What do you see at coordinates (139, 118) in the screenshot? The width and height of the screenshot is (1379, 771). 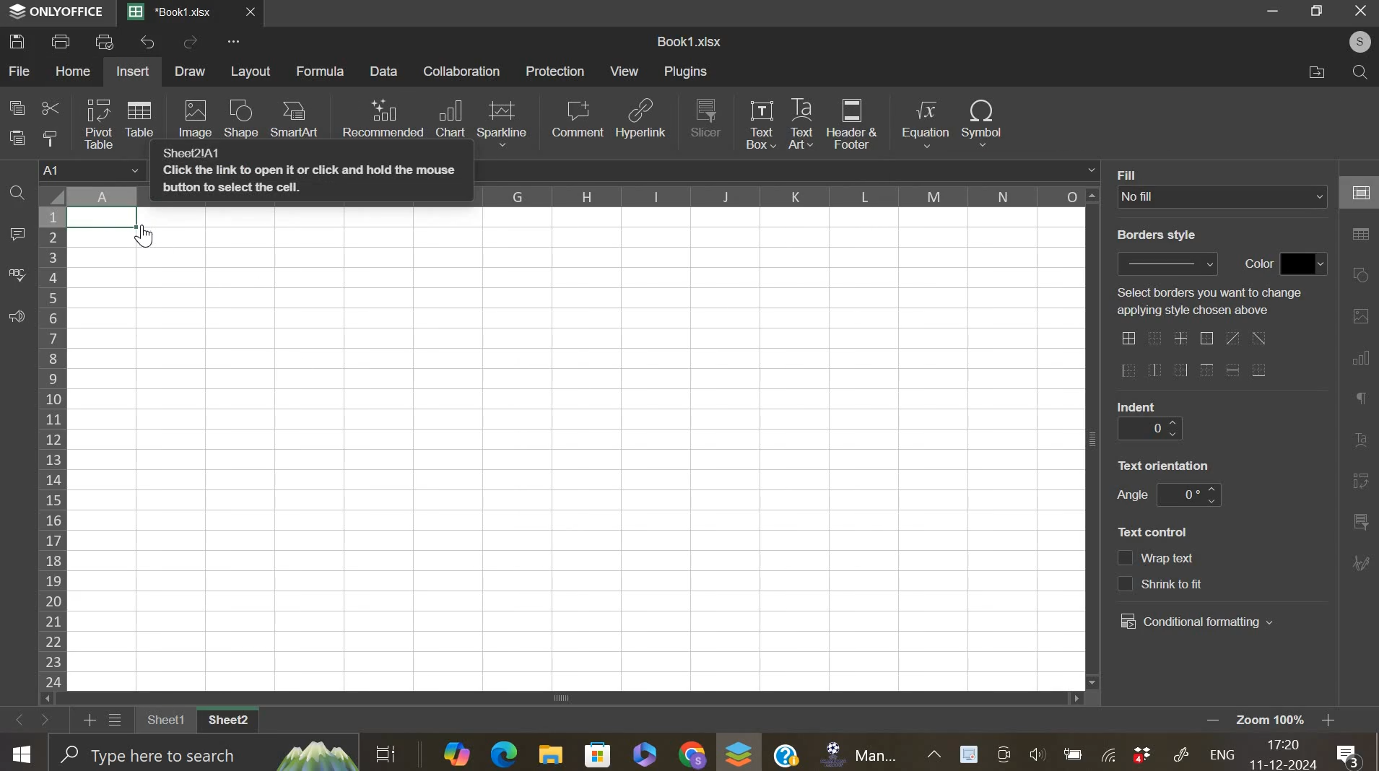 I see `table` at bounding box center [139, 118].